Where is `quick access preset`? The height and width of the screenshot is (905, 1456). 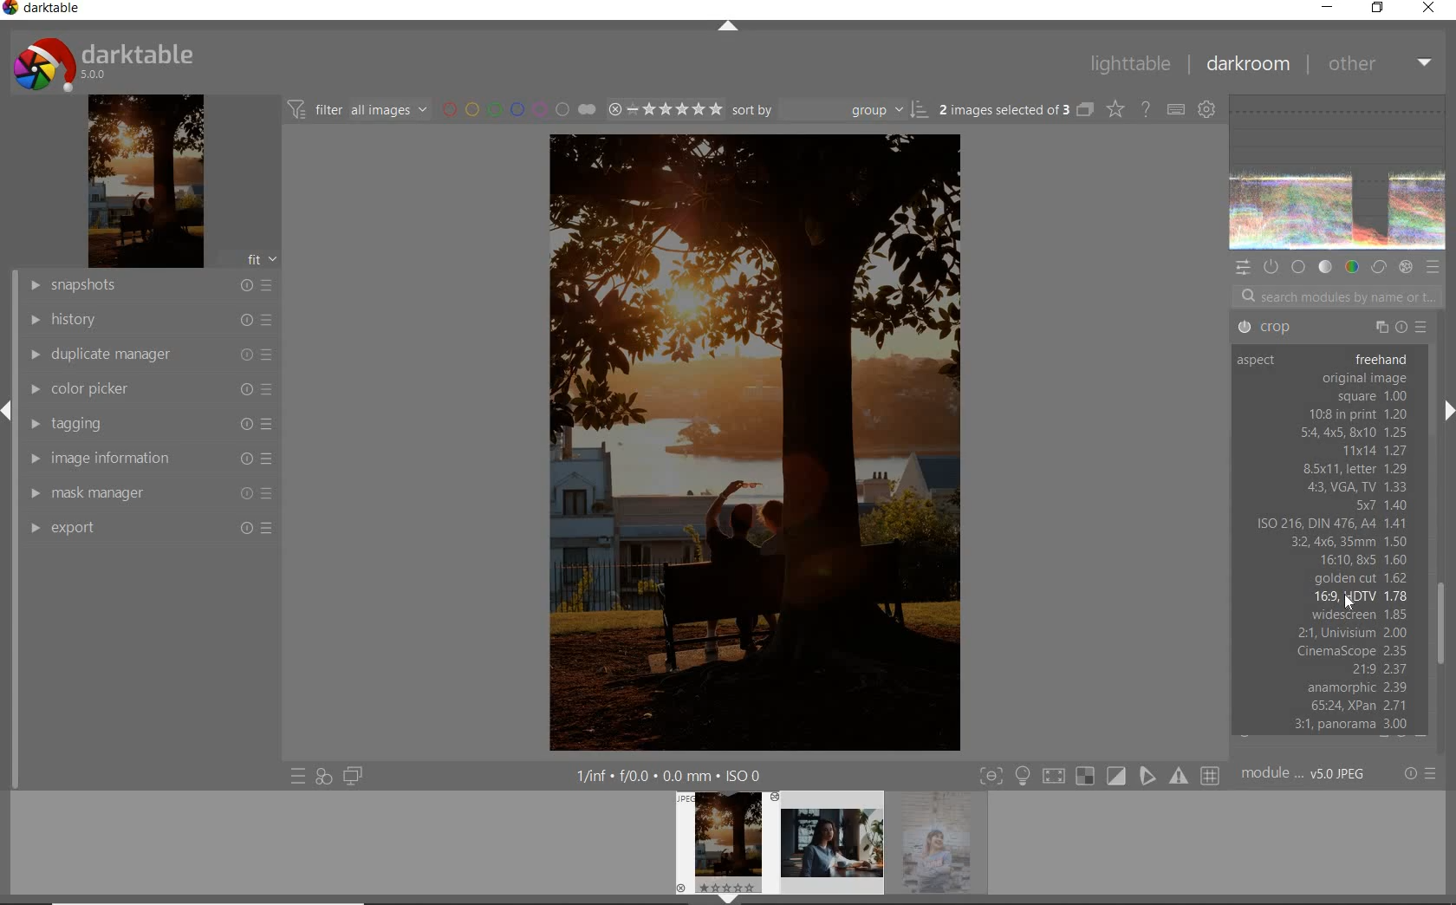 quick access preset is located at coordinates (298, 778).